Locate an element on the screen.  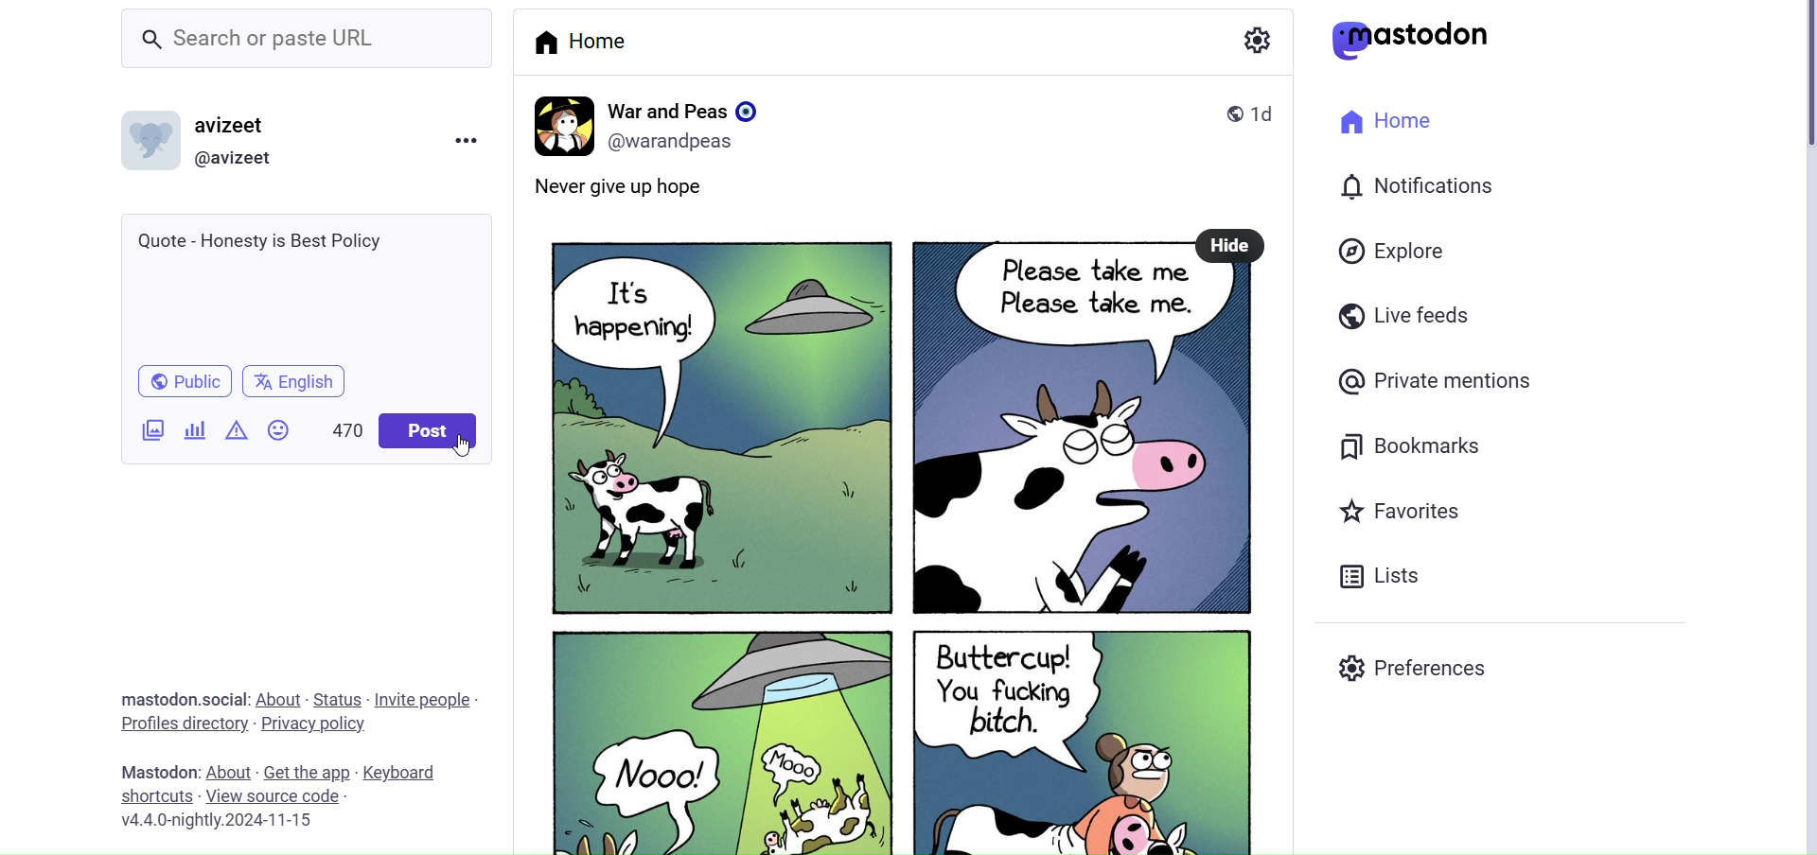
Setting is located at coordinates (1254, 41).